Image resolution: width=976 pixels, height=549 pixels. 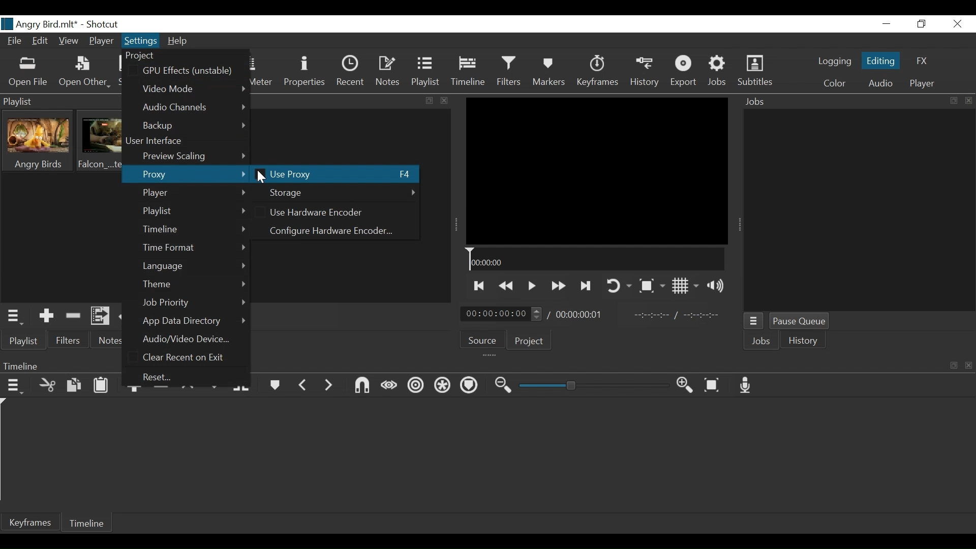 What do you see at coordinates (835, 83) in the screenshot?
I see `Color` at bounding box center [835, 83].